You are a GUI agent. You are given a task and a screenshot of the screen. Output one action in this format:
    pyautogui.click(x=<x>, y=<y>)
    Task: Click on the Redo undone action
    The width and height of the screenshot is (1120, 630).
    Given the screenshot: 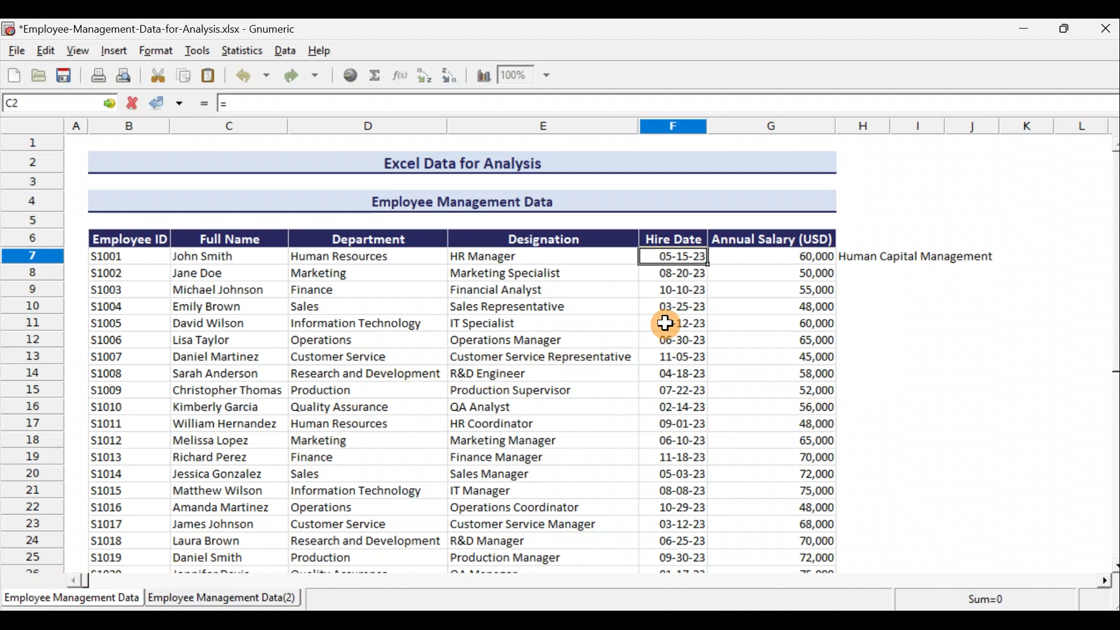 What is the action you would take?
    pyautogui.click(x=306, y=78)
    